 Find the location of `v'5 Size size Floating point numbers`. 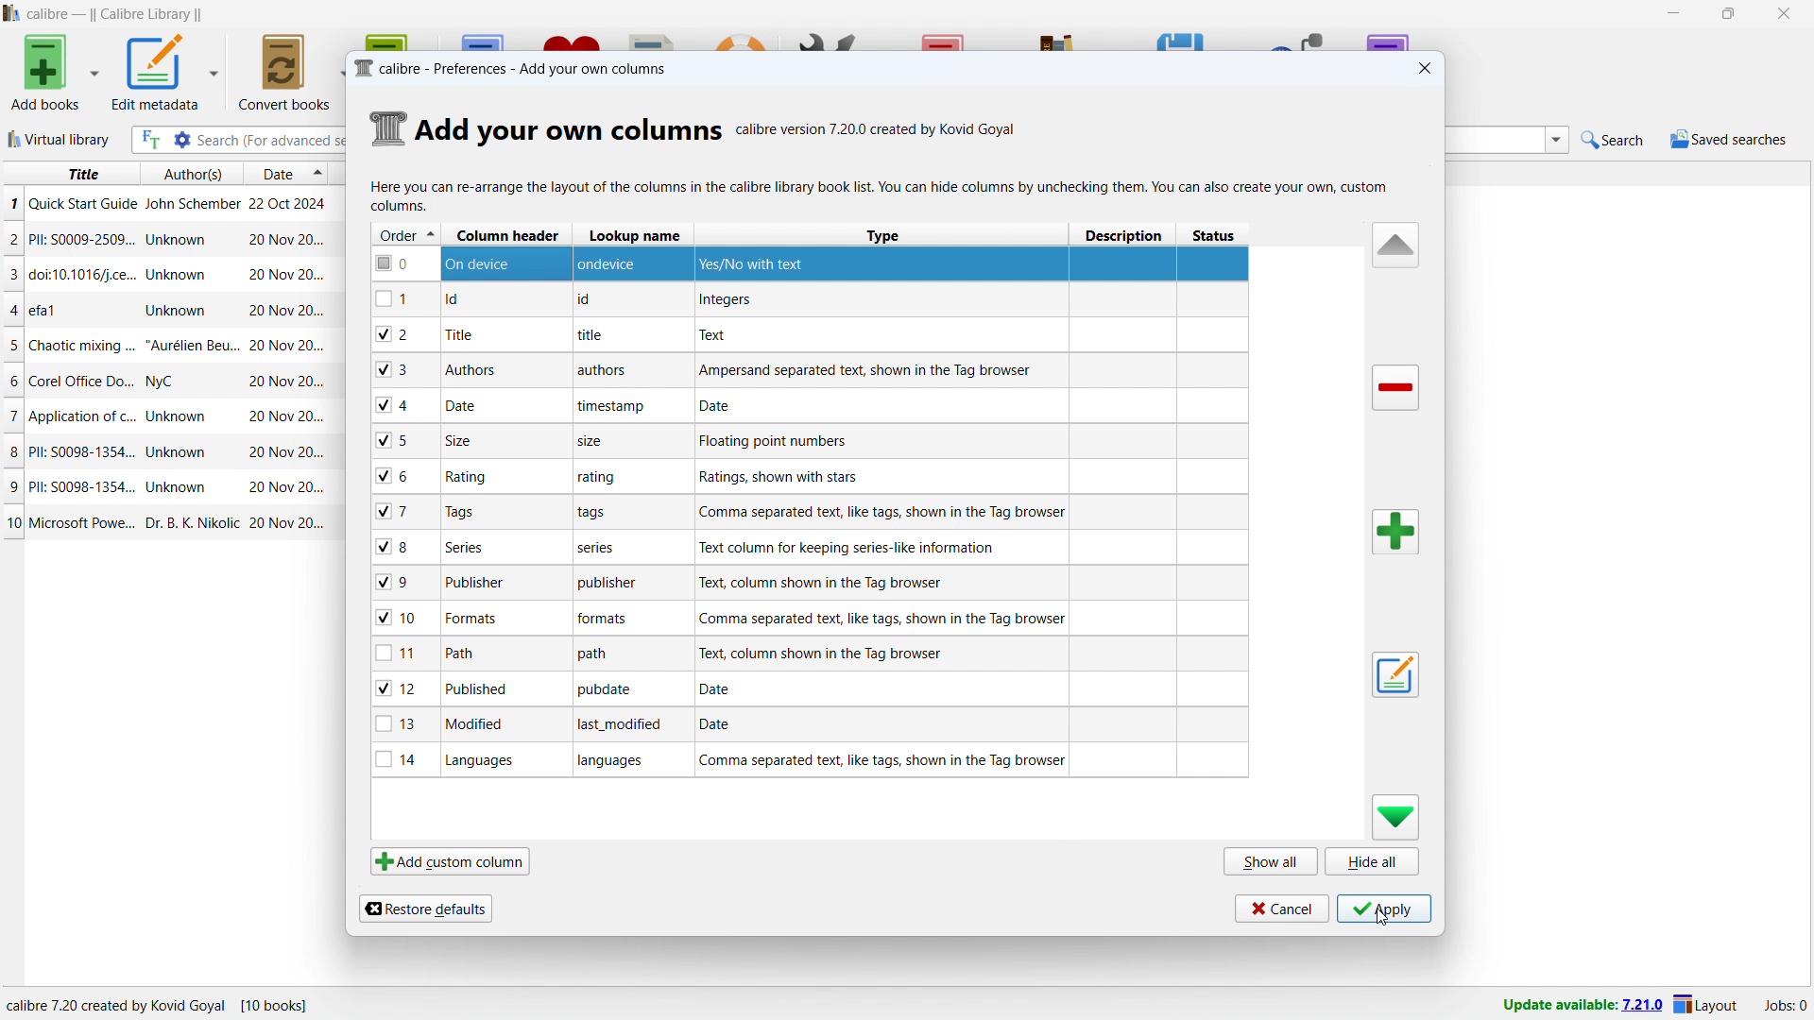

v'5 Size size Floating point numbers is located at coordinates (806, 438).